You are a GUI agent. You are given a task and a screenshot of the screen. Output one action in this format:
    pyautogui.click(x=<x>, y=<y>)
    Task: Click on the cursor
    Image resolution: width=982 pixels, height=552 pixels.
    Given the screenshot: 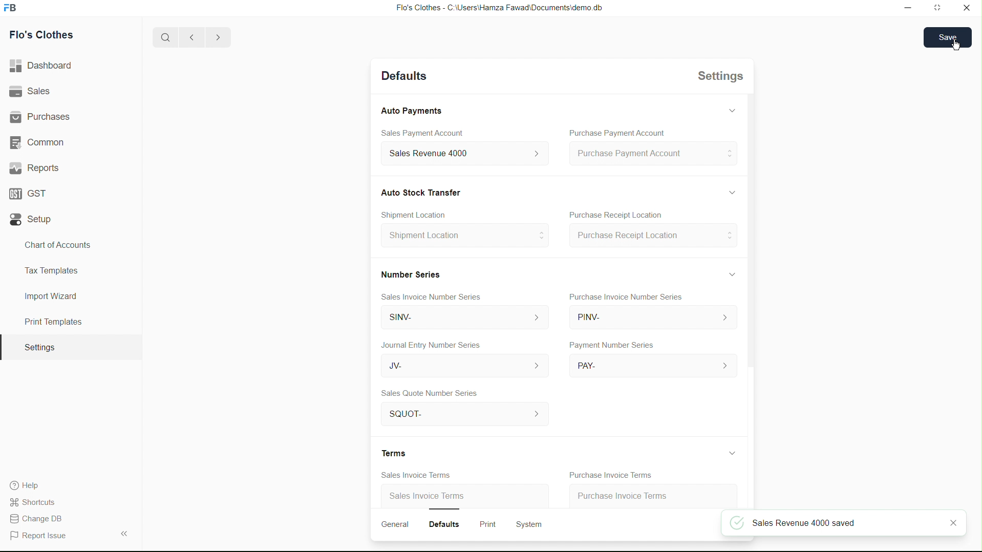 What is the action you would take?
    pyautogui.click(x=956, y=45)
    